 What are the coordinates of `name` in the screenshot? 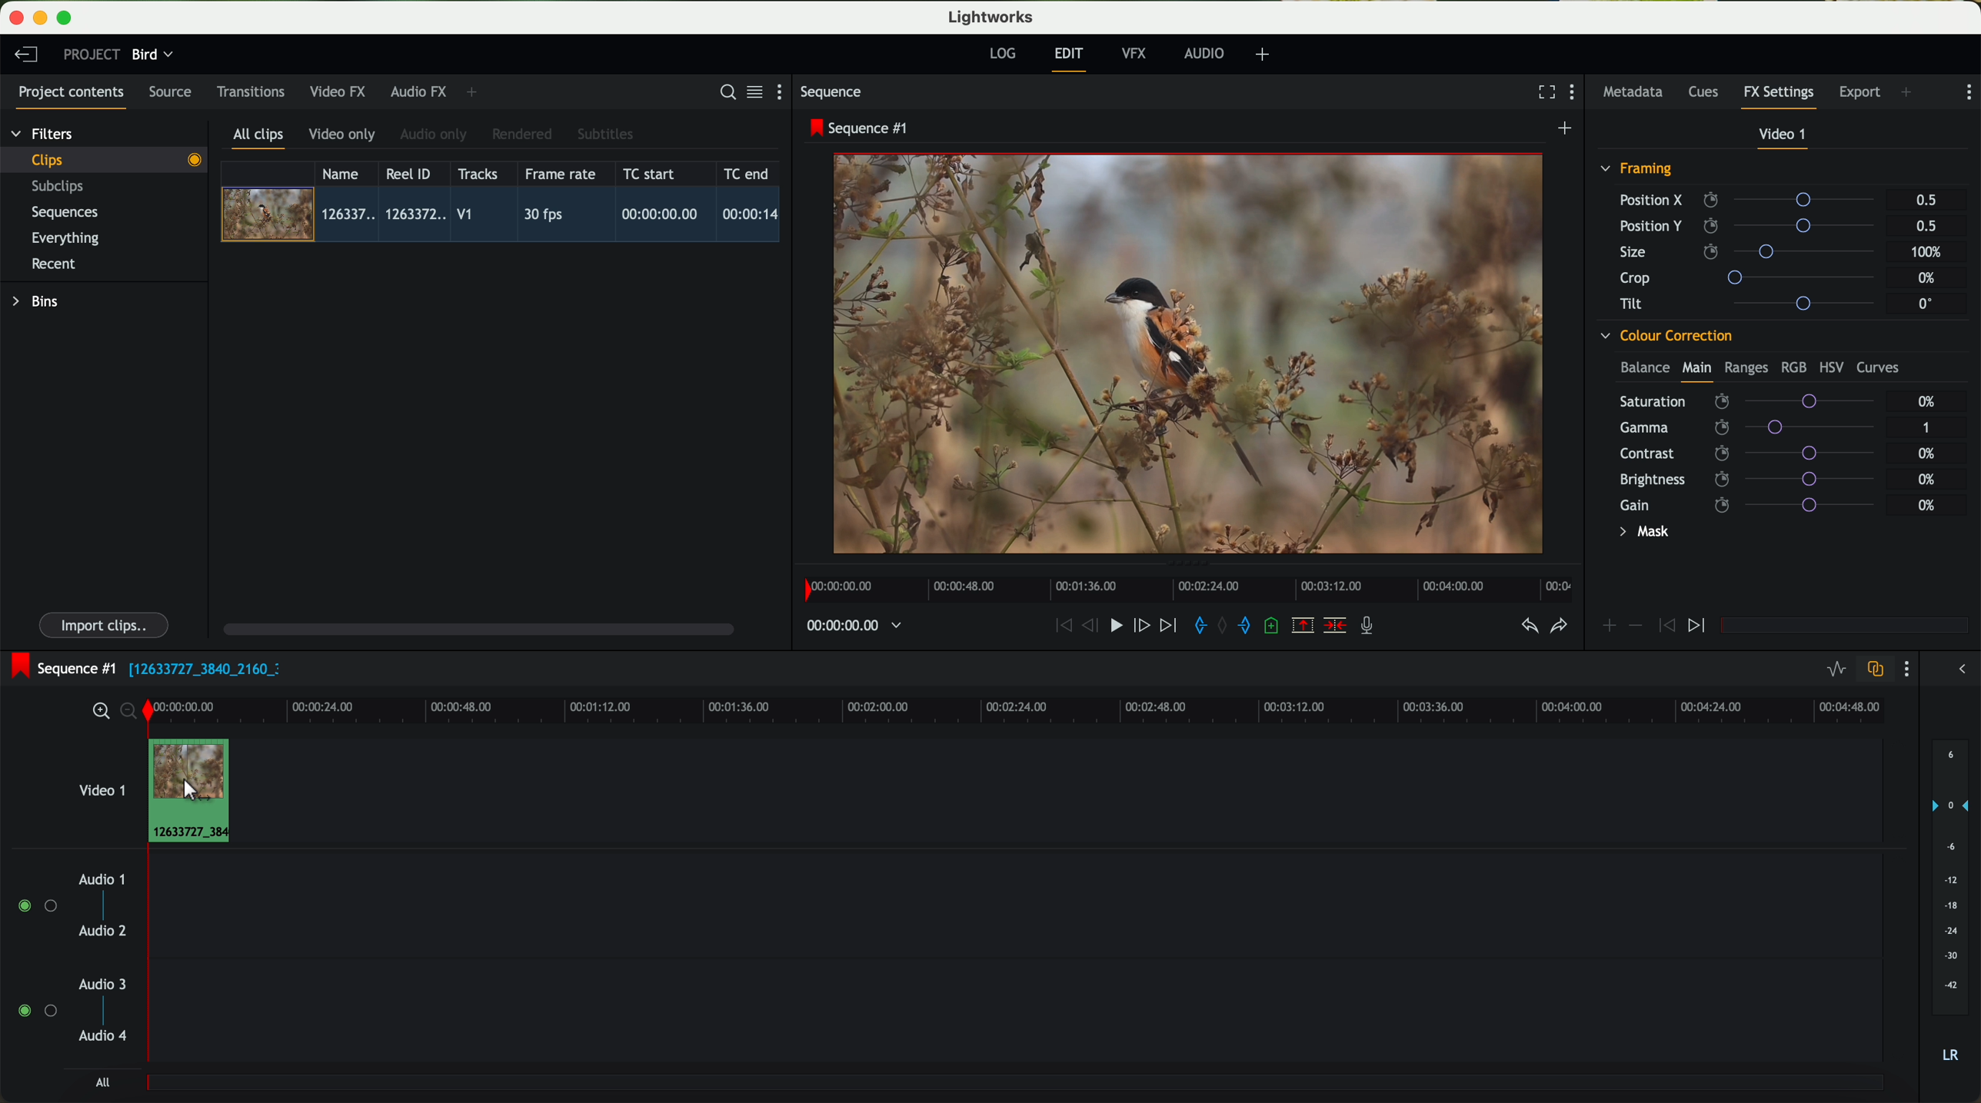 It's located at (346, 174).